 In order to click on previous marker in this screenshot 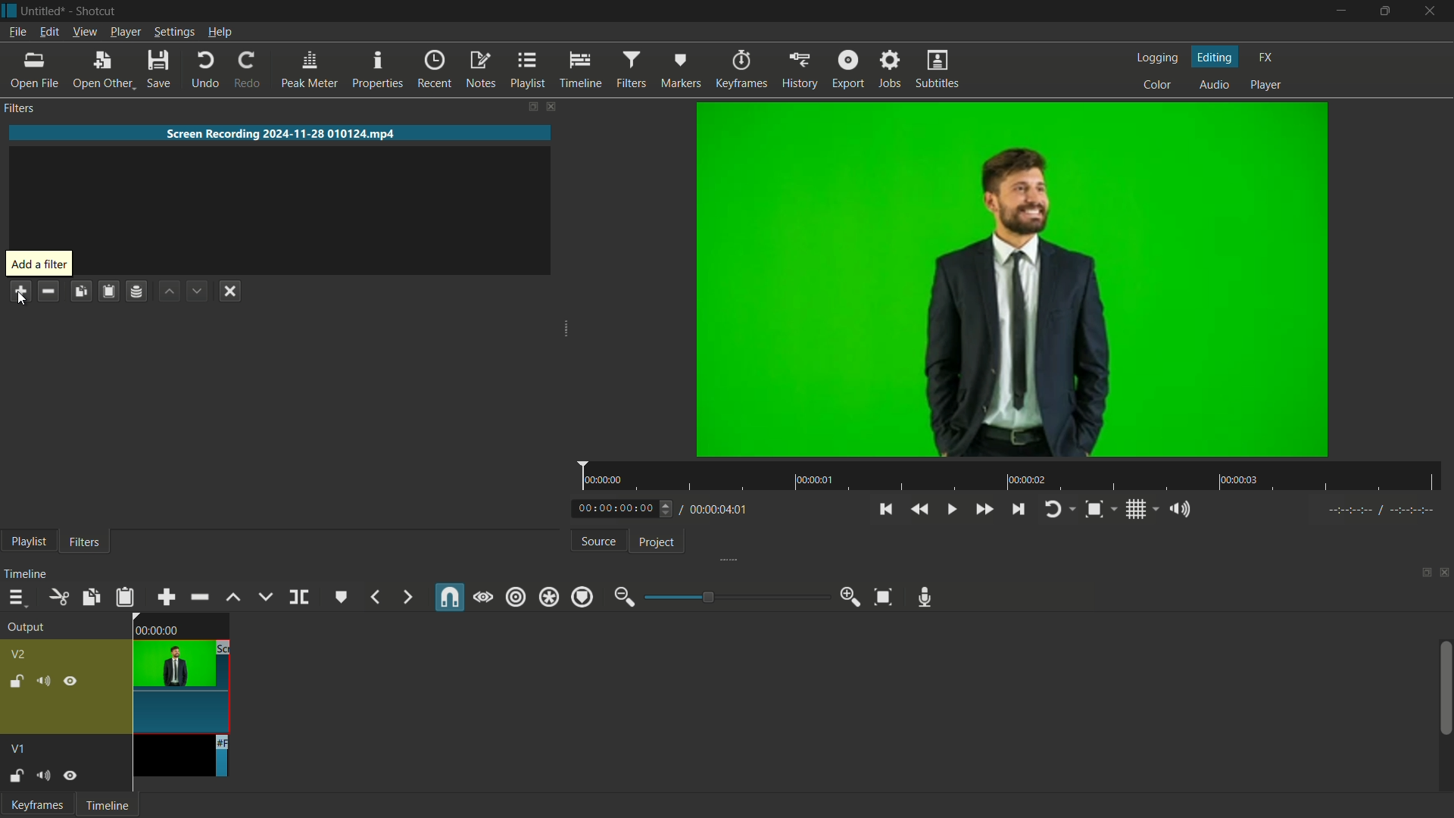, I will do `click(375, 598)`.